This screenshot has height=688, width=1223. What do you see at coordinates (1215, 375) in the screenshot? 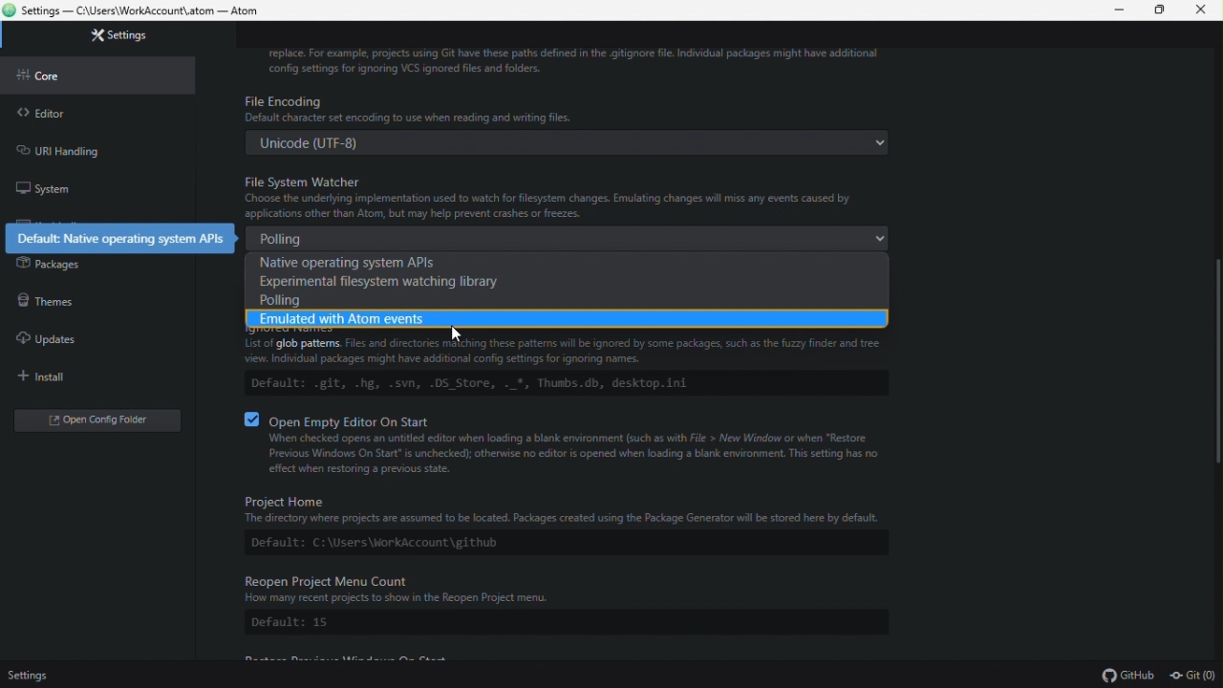
I see `scroll bar` at bounding box center [1215, 375].